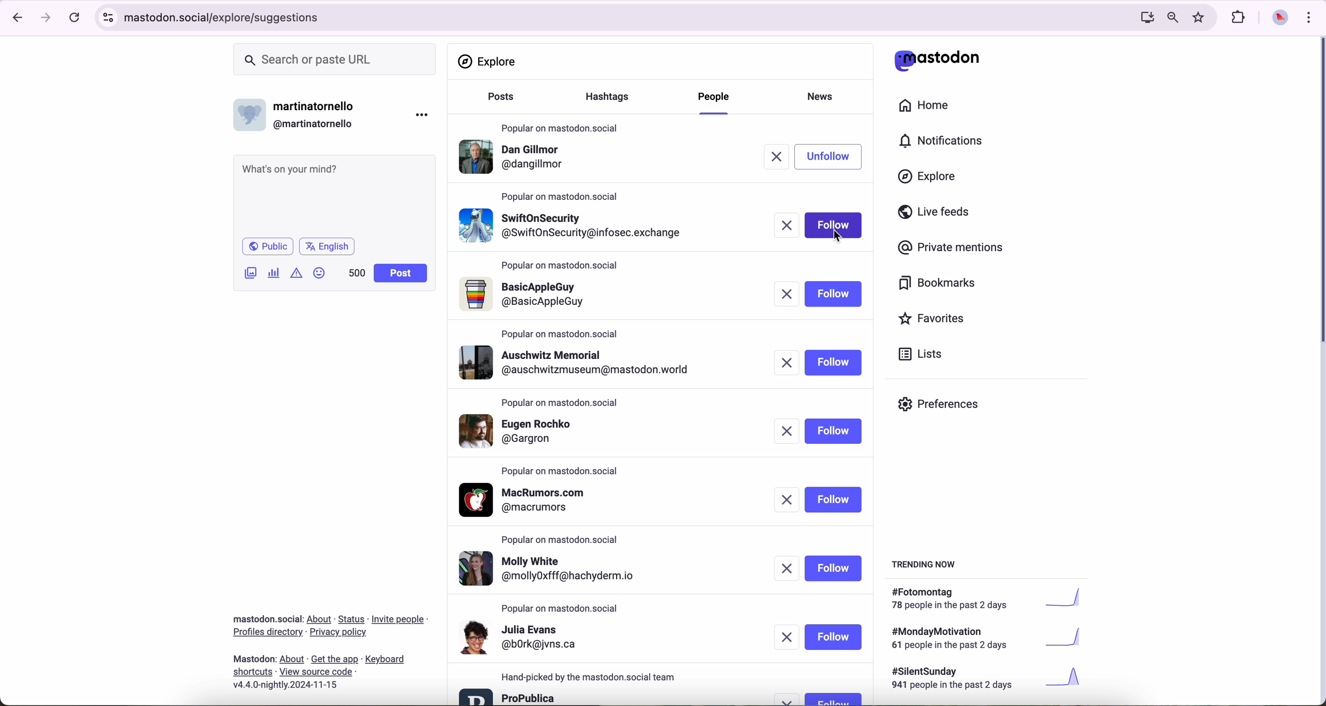 The width and height of the screenshot is (1326, 706). What do you see at coordinates (109, 18) in the screenshot?
I see `controls` at bounding box center [109, 18].